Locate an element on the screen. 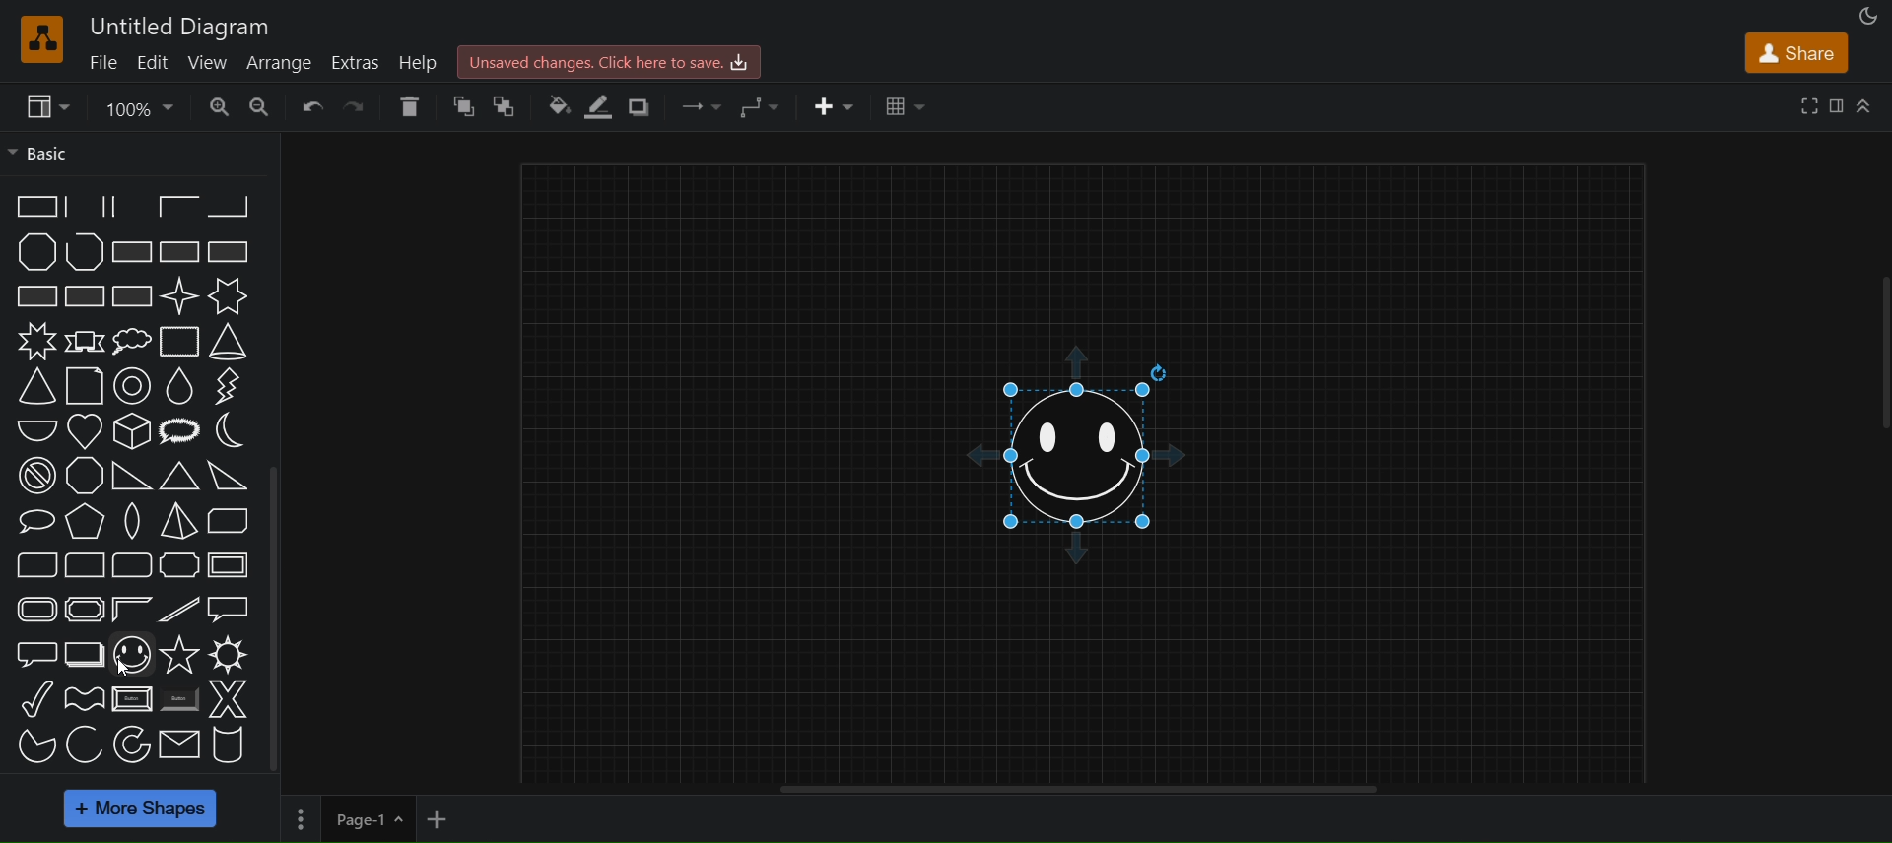 The height and width of the screenshot is (843, 1892). file is located at coordinates (103, 66).